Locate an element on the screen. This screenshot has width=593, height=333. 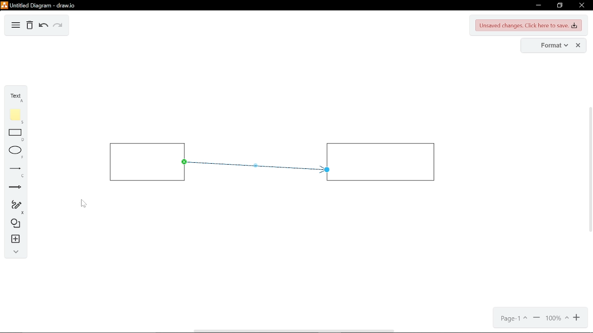
shapes is located at coordinates (14, 223).